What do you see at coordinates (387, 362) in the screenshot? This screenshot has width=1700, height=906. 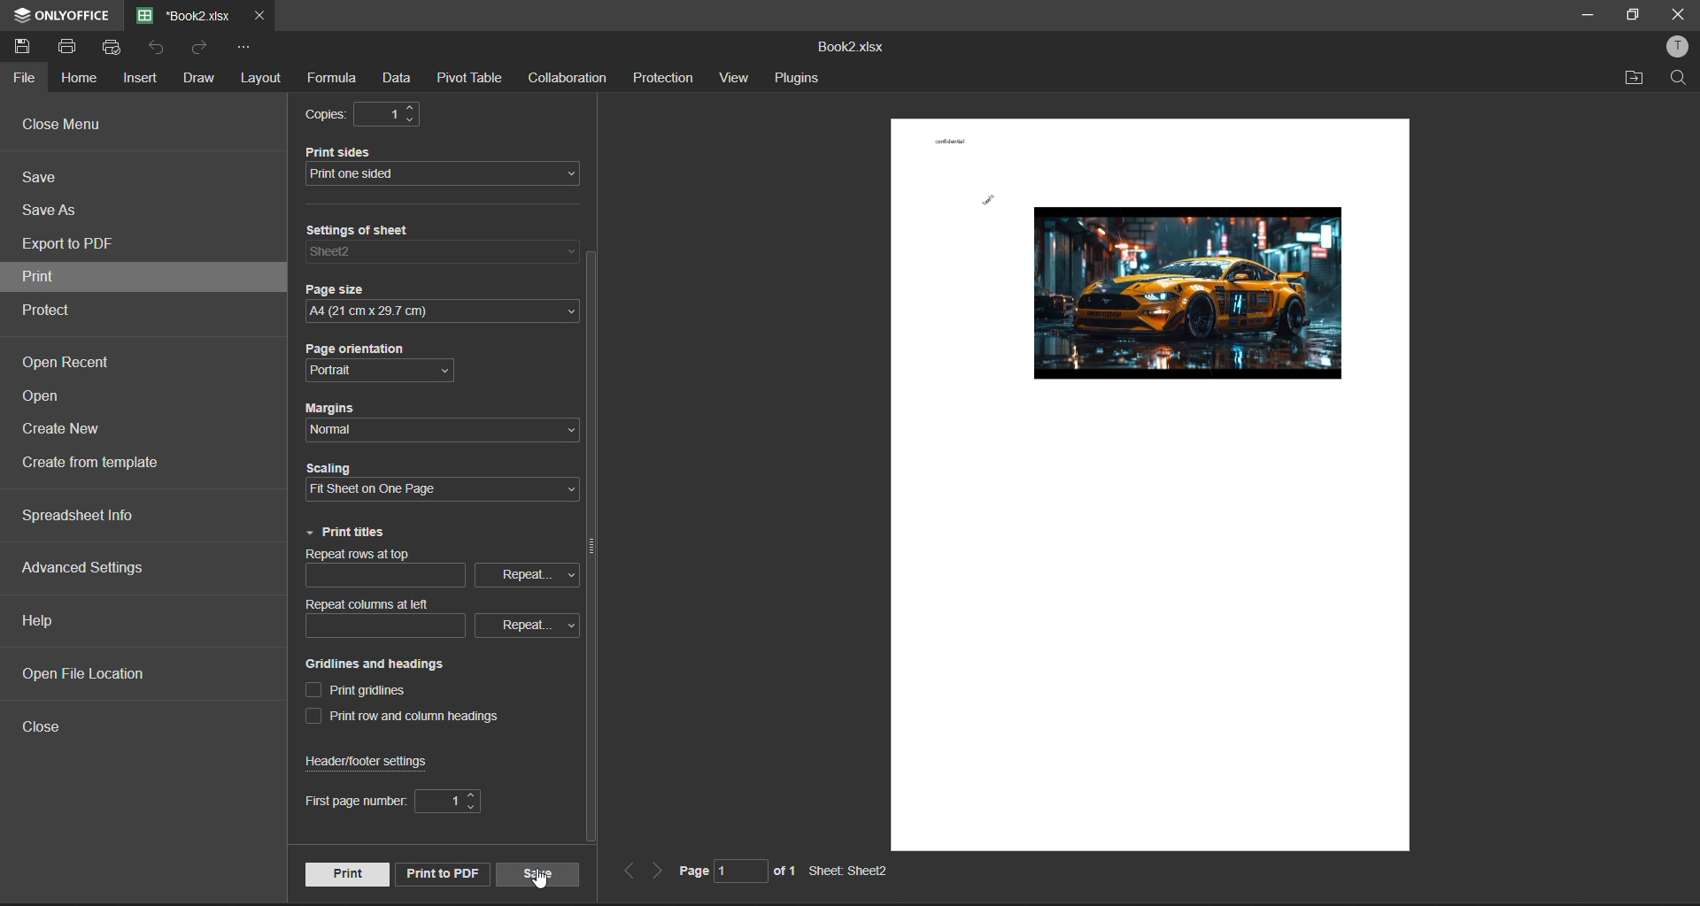 I see `page orientation` at bounding box center [387, 362].